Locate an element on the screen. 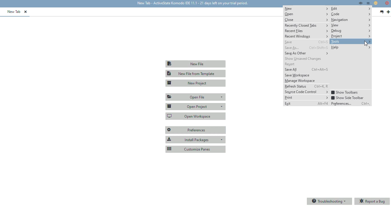 The image size is (391, 206). debug is located at coordinates (351, 31).